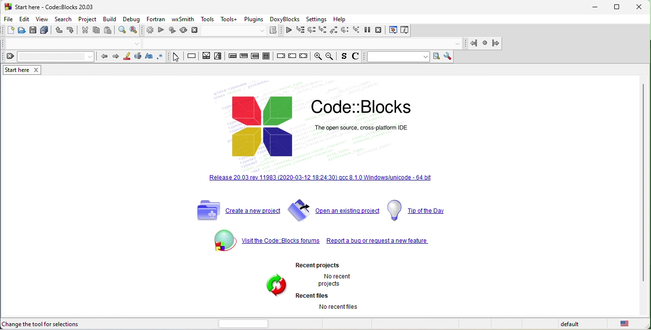  Describe the element at coordinates (173, 31) in the screenshot. I see `build and run` at that location.